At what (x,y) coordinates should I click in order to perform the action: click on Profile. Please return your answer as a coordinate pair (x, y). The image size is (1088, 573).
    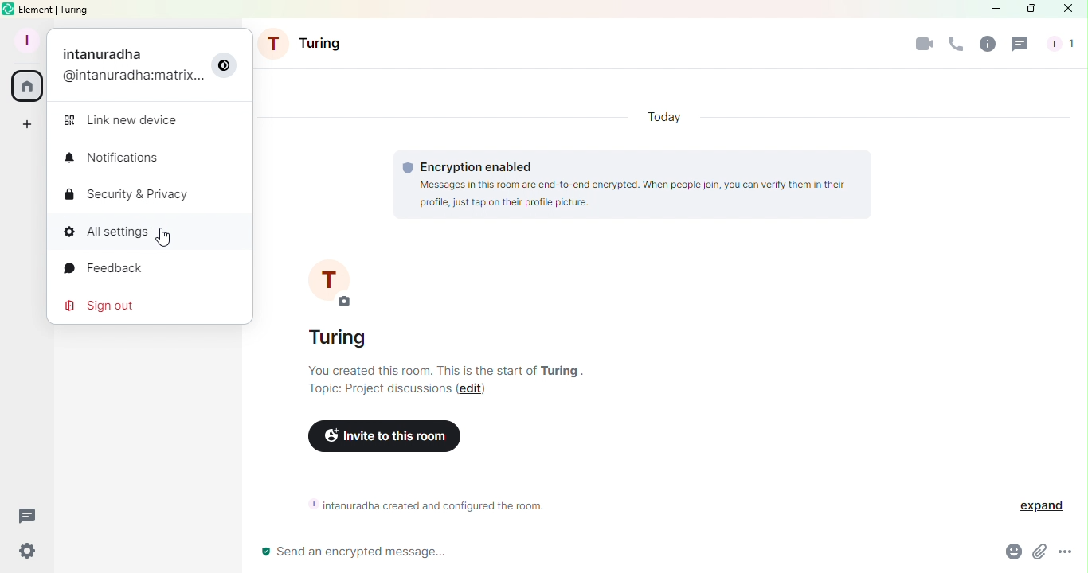
    Looking at the image, I should click on (25, 39).